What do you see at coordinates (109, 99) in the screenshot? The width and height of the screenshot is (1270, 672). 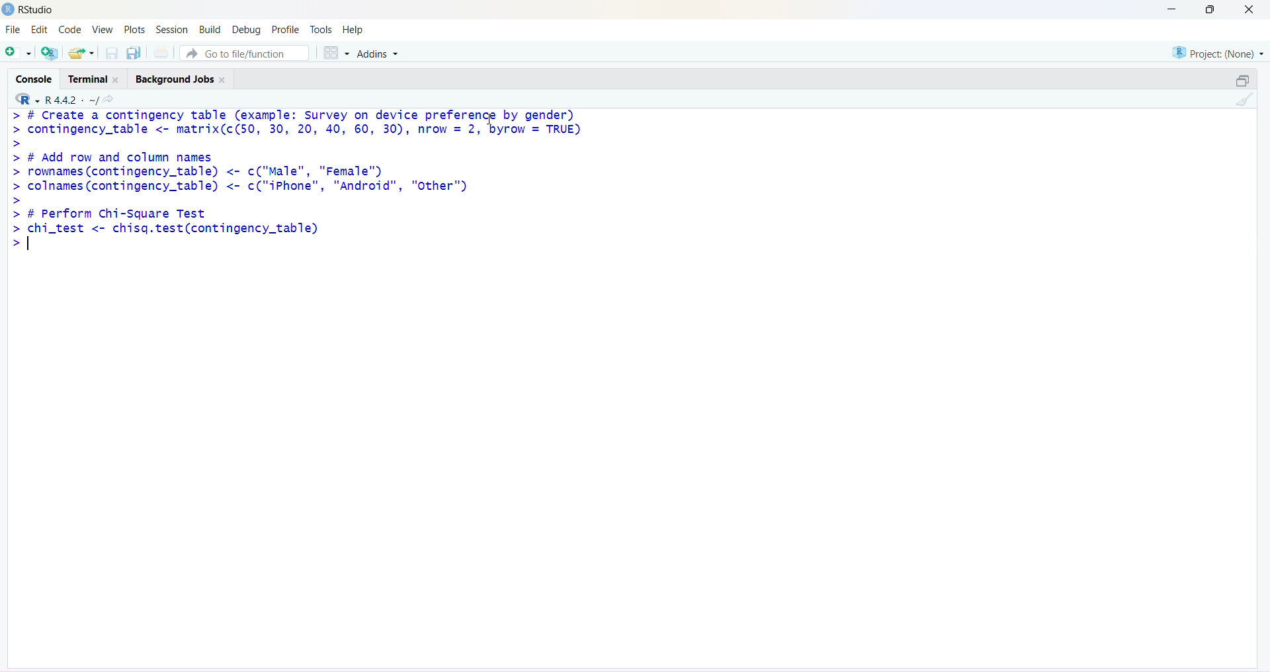 I see `share icon` at bounding box center [109, 99].